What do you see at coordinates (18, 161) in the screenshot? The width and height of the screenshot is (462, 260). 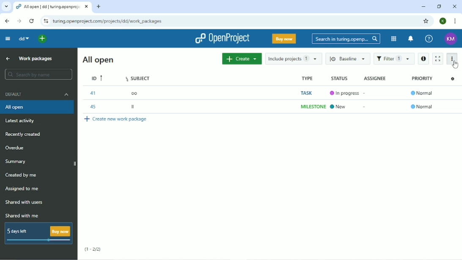 I see `Summary` at bounding box center [18, 161].